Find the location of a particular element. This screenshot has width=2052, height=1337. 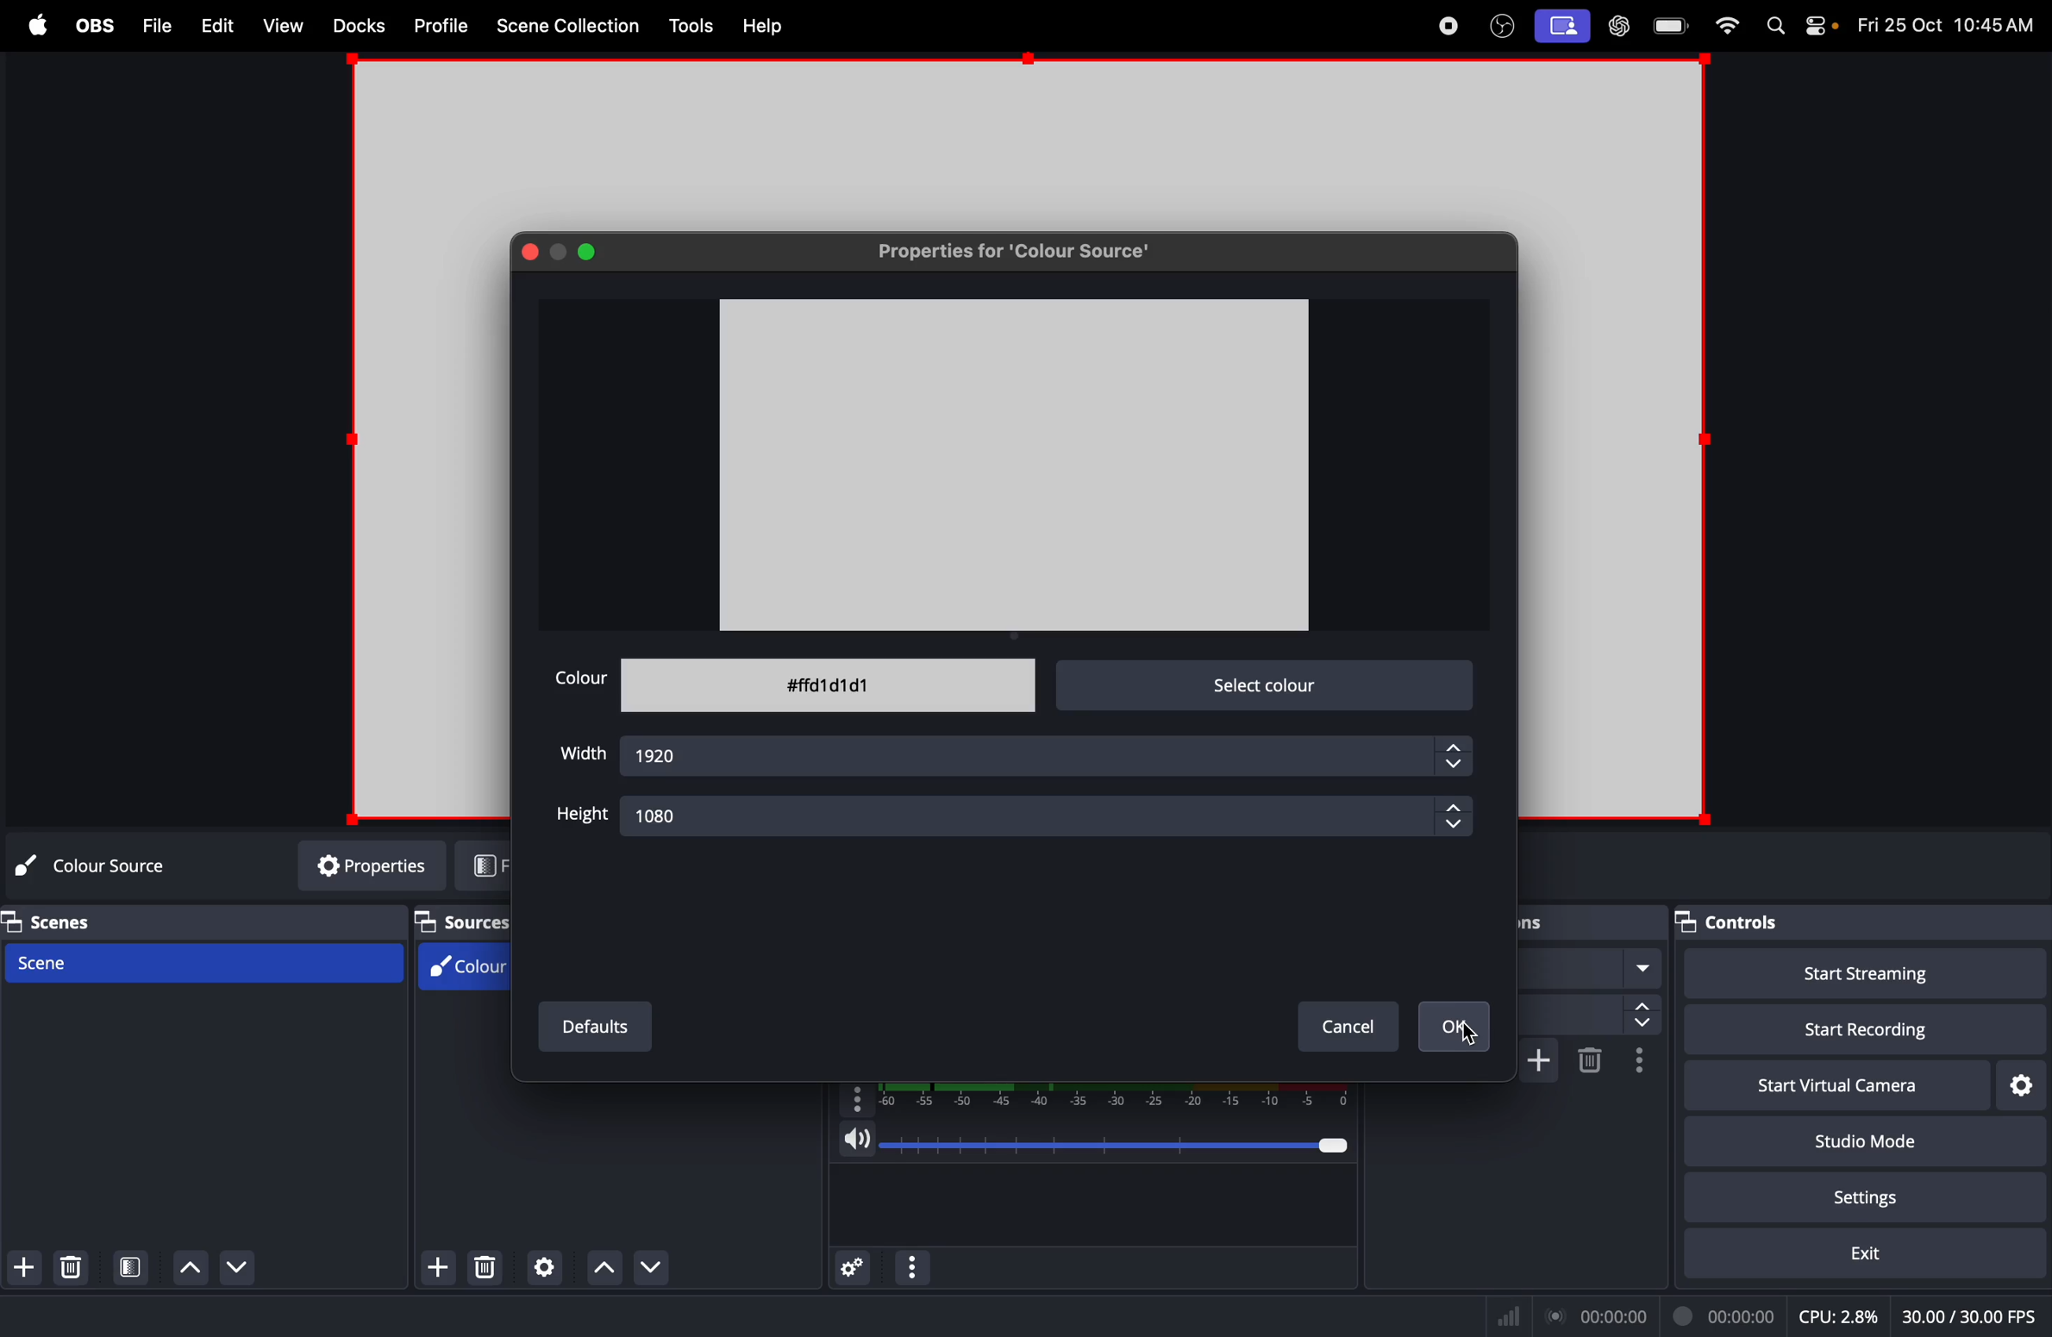

1080 is located at coordinates (1025, 816).